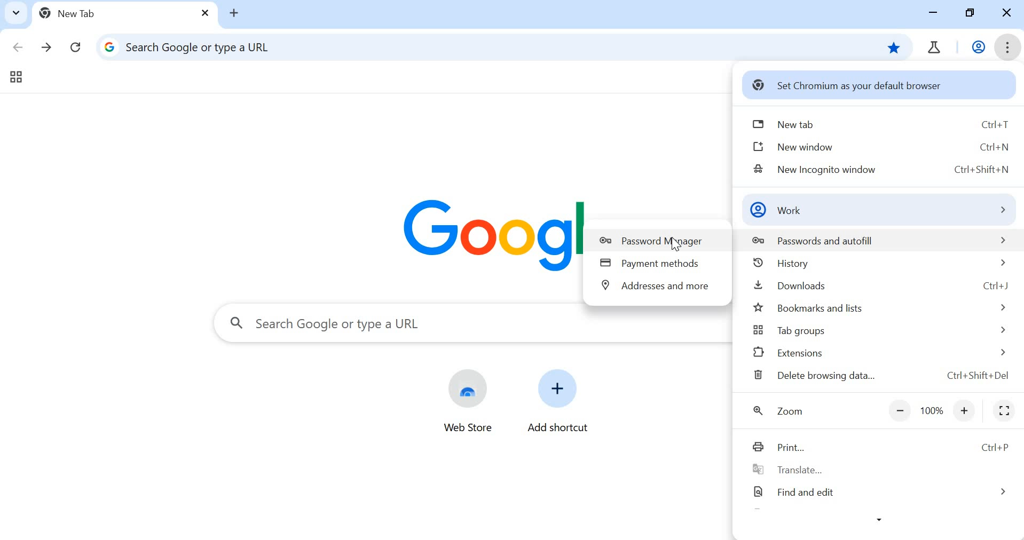 This screenshot has width=1024, height=540. What do you see at coordinates (934, 13) in the screenshot?
I see `minimize` at bounding box center [934, 13].